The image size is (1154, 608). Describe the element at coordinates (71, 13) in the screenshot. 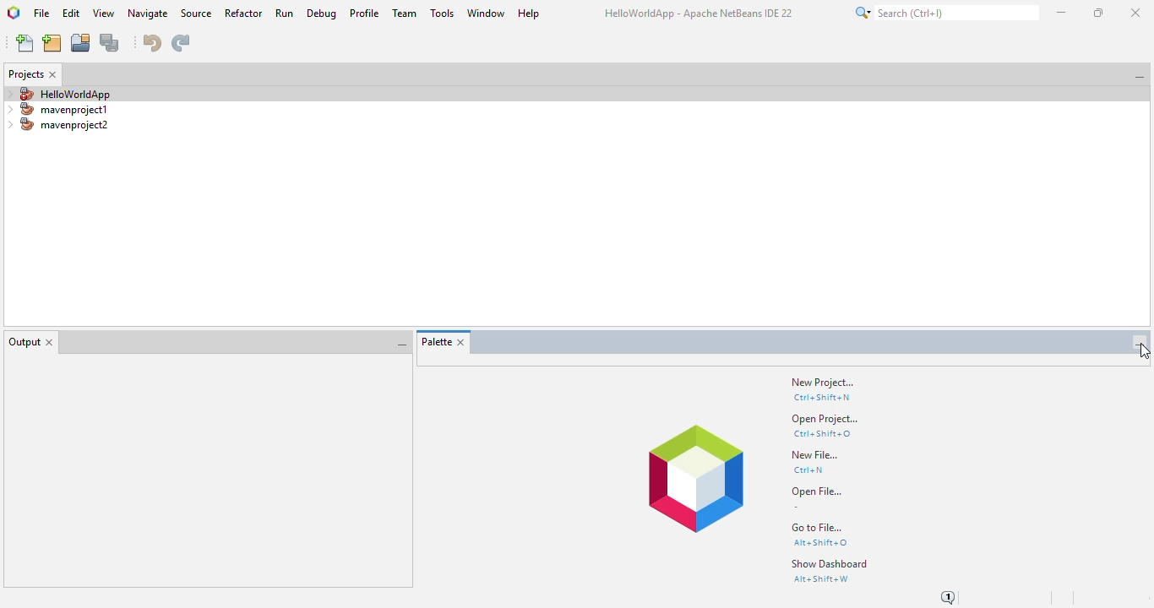

I see `edit` at that location.